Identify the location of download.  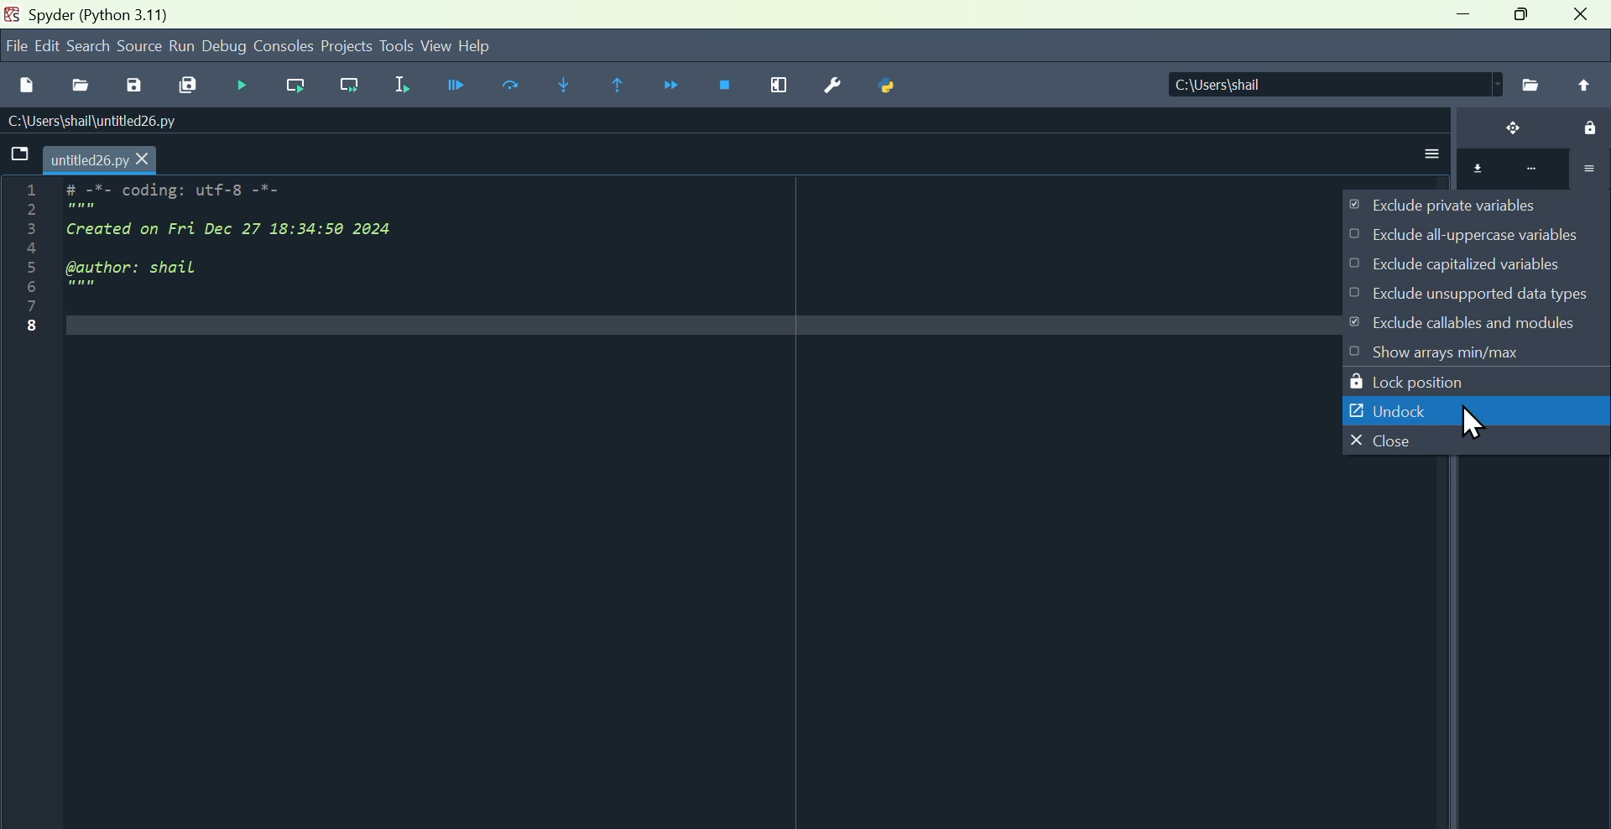
(1473, 170).